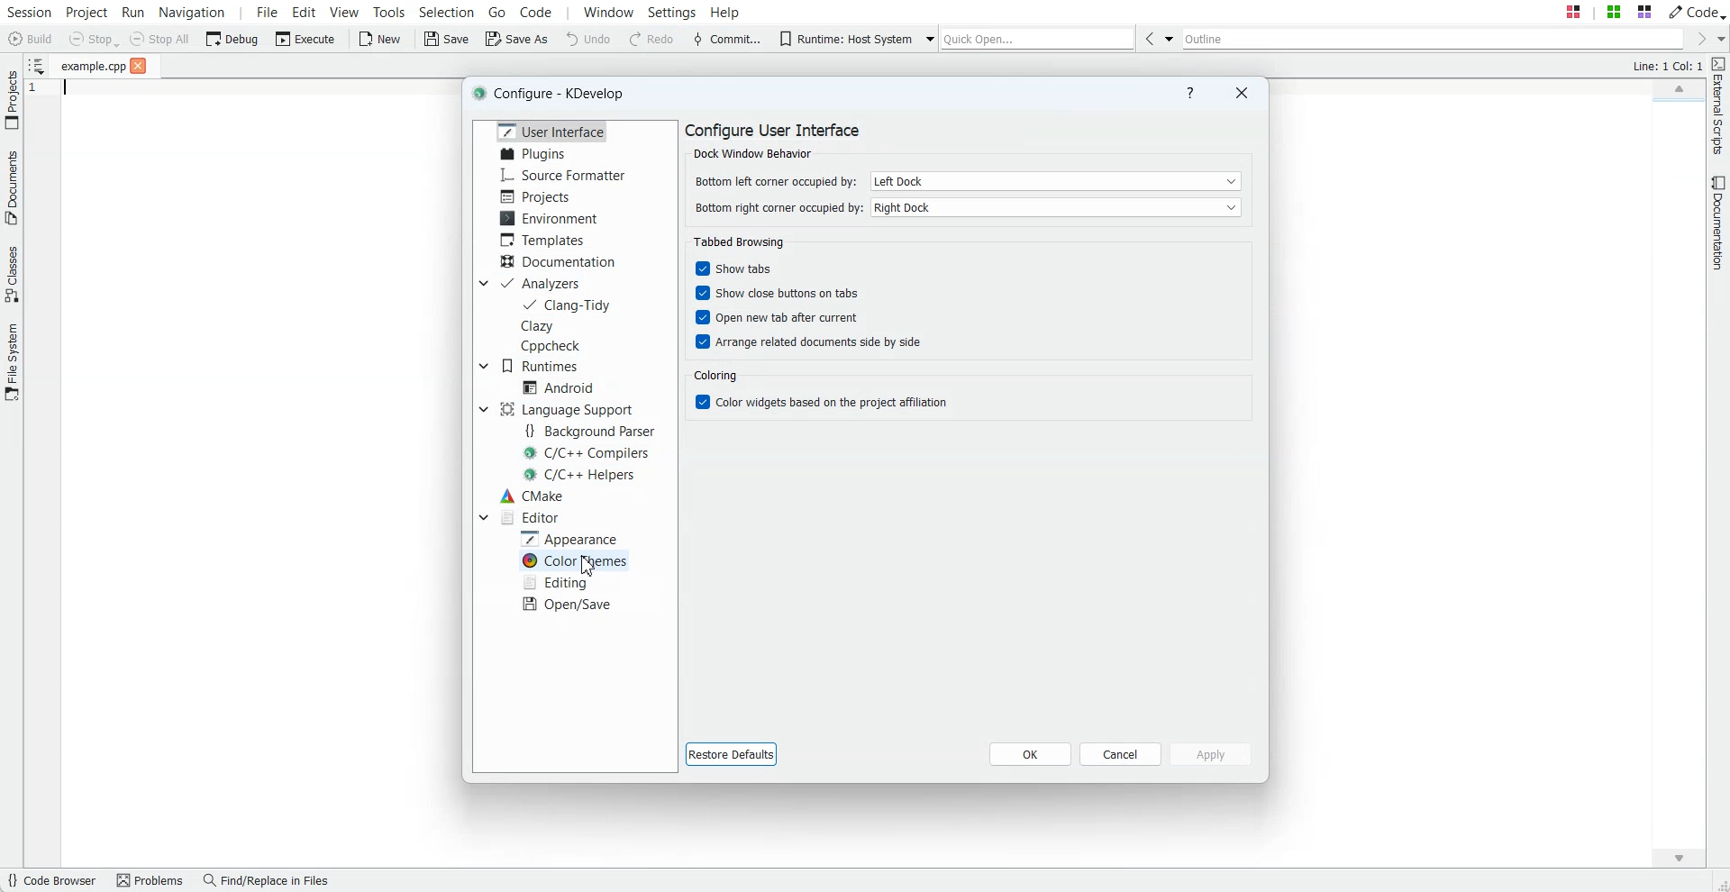 The image size is (1730, 892). Describe the element at coordinates (447, 40) in the screenshot. I see `Save` at that location.